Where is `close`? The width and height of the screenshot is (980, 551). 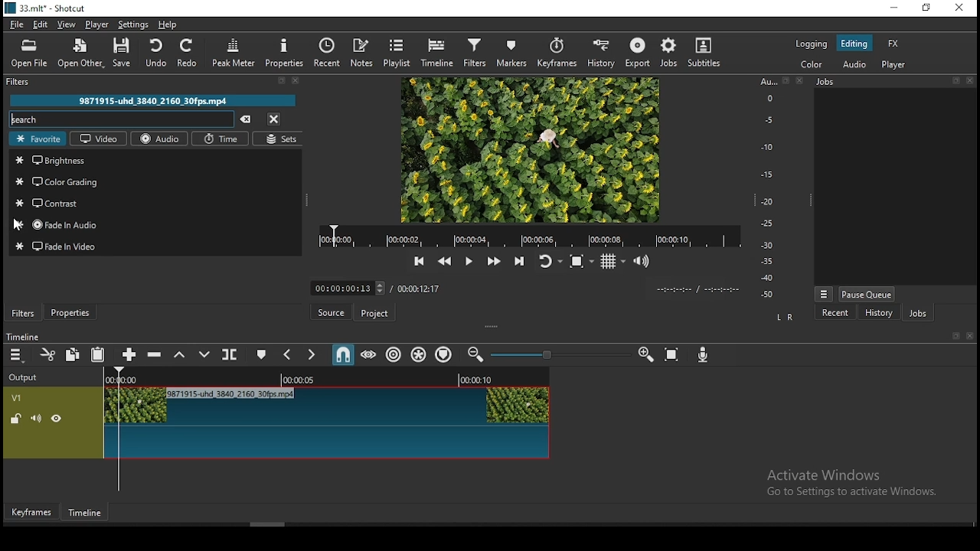
close is located at coordinates (799, 80).